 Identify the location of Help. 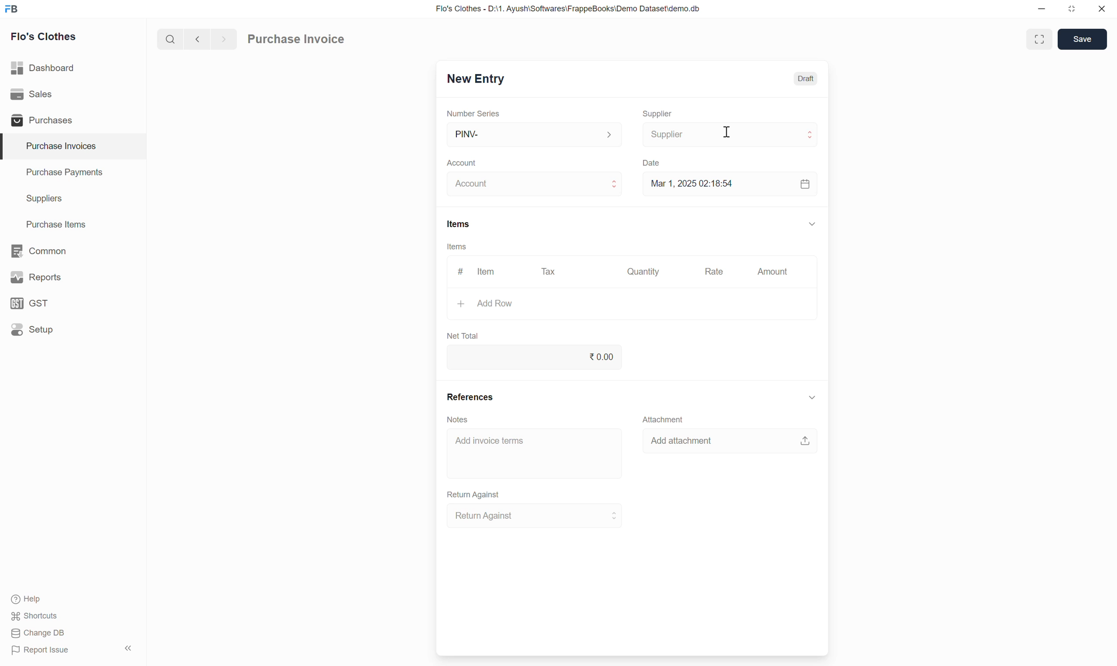
(31, 599).